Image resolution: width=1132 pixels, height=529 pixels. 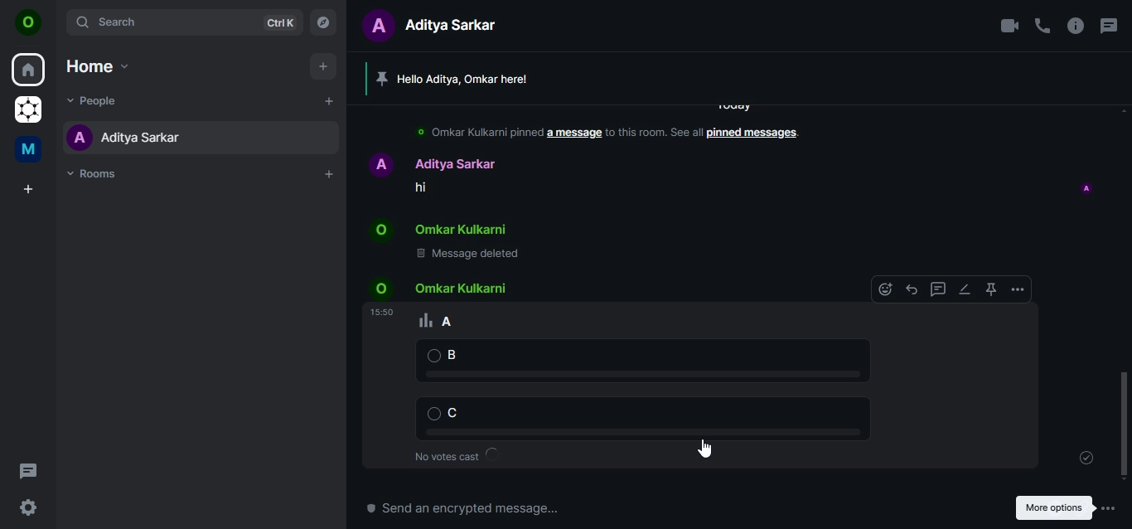 I want to click on explore rooms, so click(x=324, y=21).